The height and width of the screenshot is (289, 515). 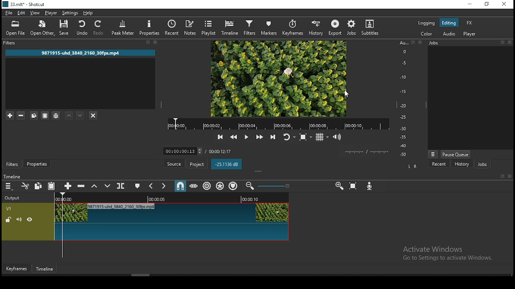 What do you see at coordinates (321, 139) in the screenshot?
I see `toggle grid display on player` at bounding box center [321, 139].